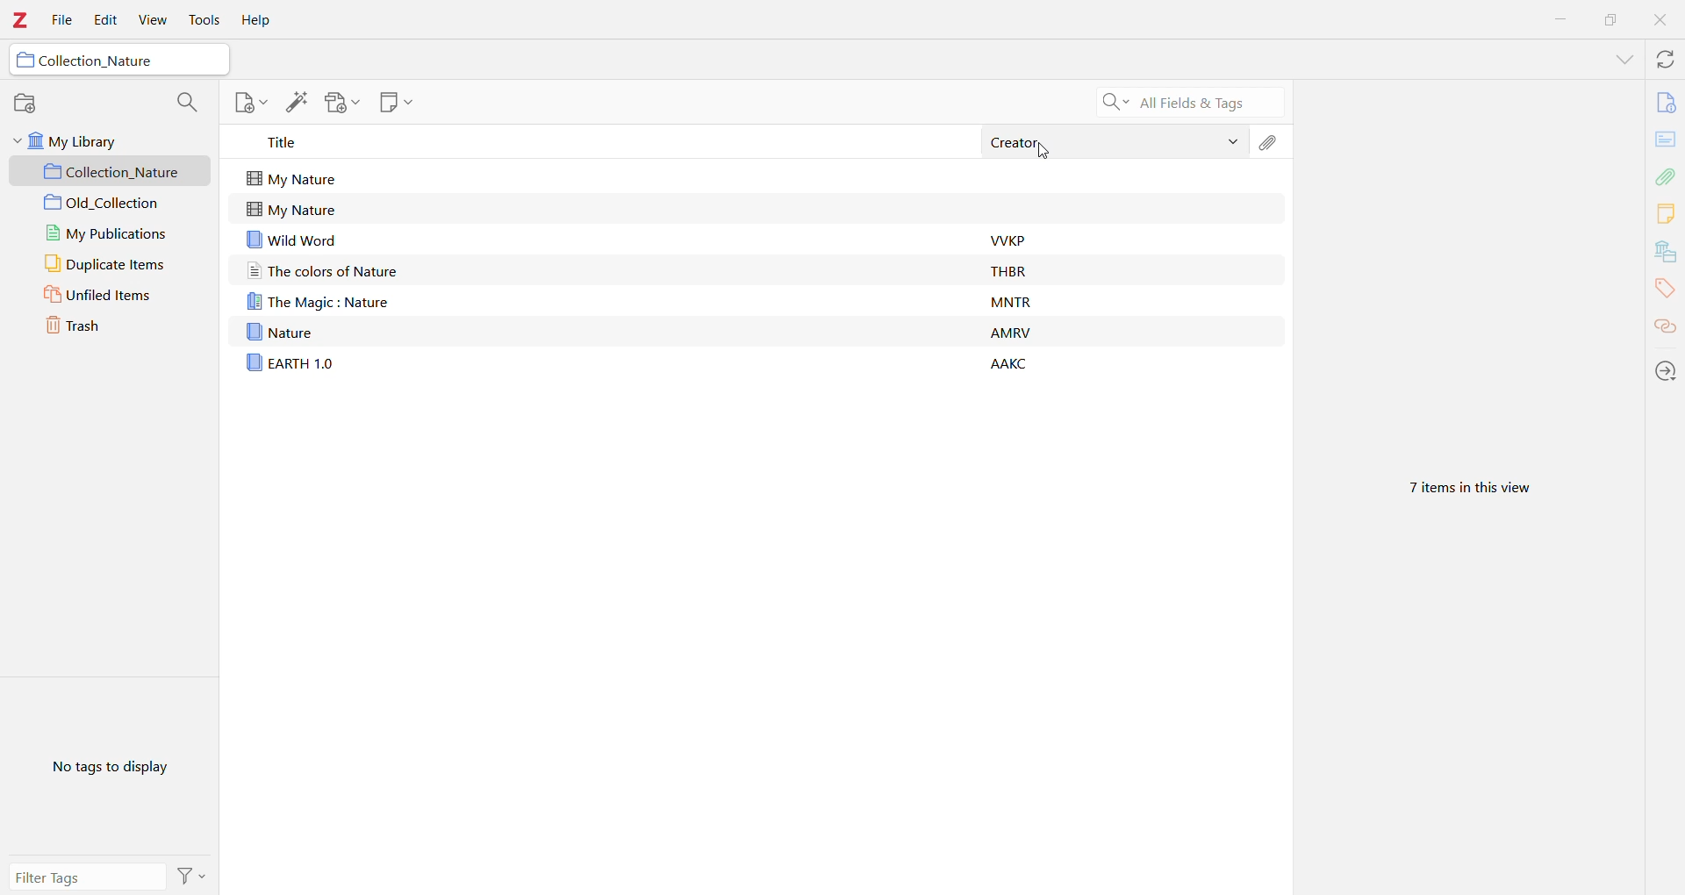 The height and width of the screenshot is (895, 1685). What do you see at coordinates (1184, 102) in the screenshot?
I see `Search` at bounding box center [1184, 102].